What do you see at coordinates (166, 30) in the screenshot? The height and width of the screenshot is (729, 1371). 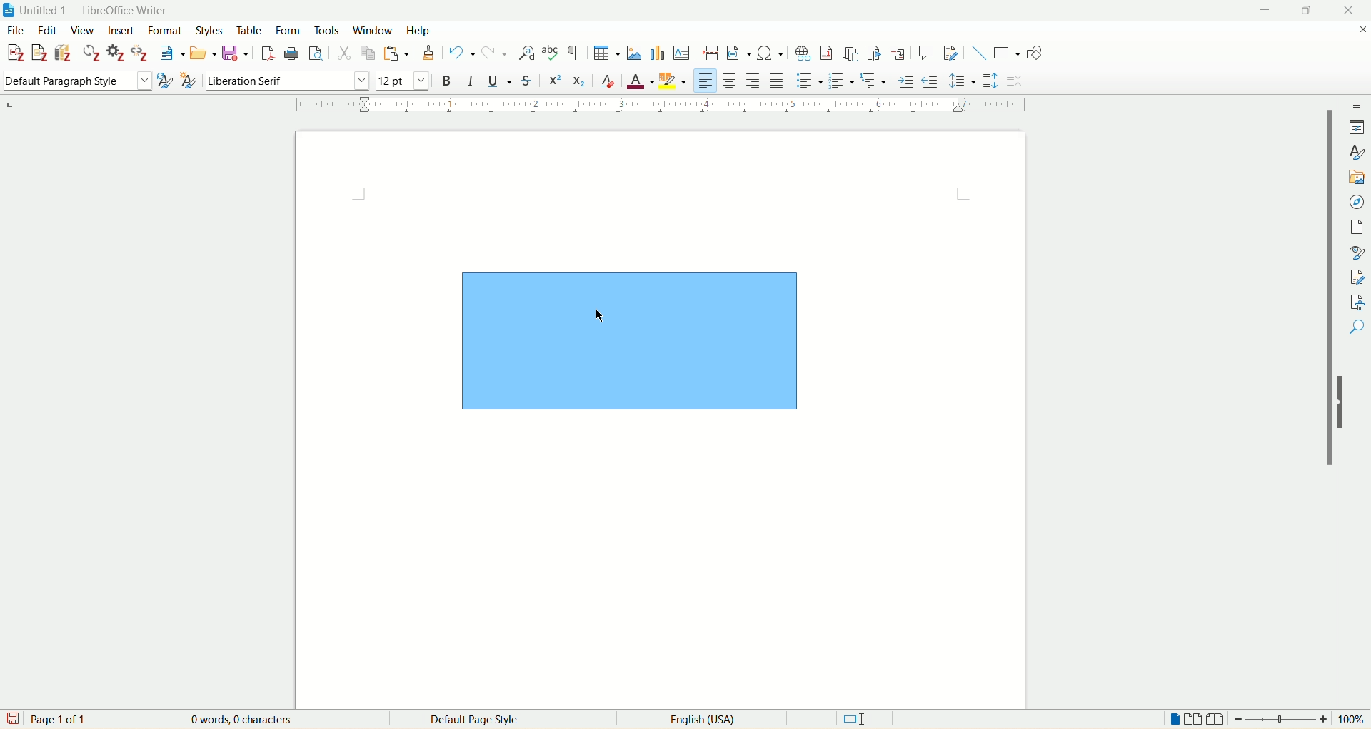 I see `format` at bounding box center [166, 30].